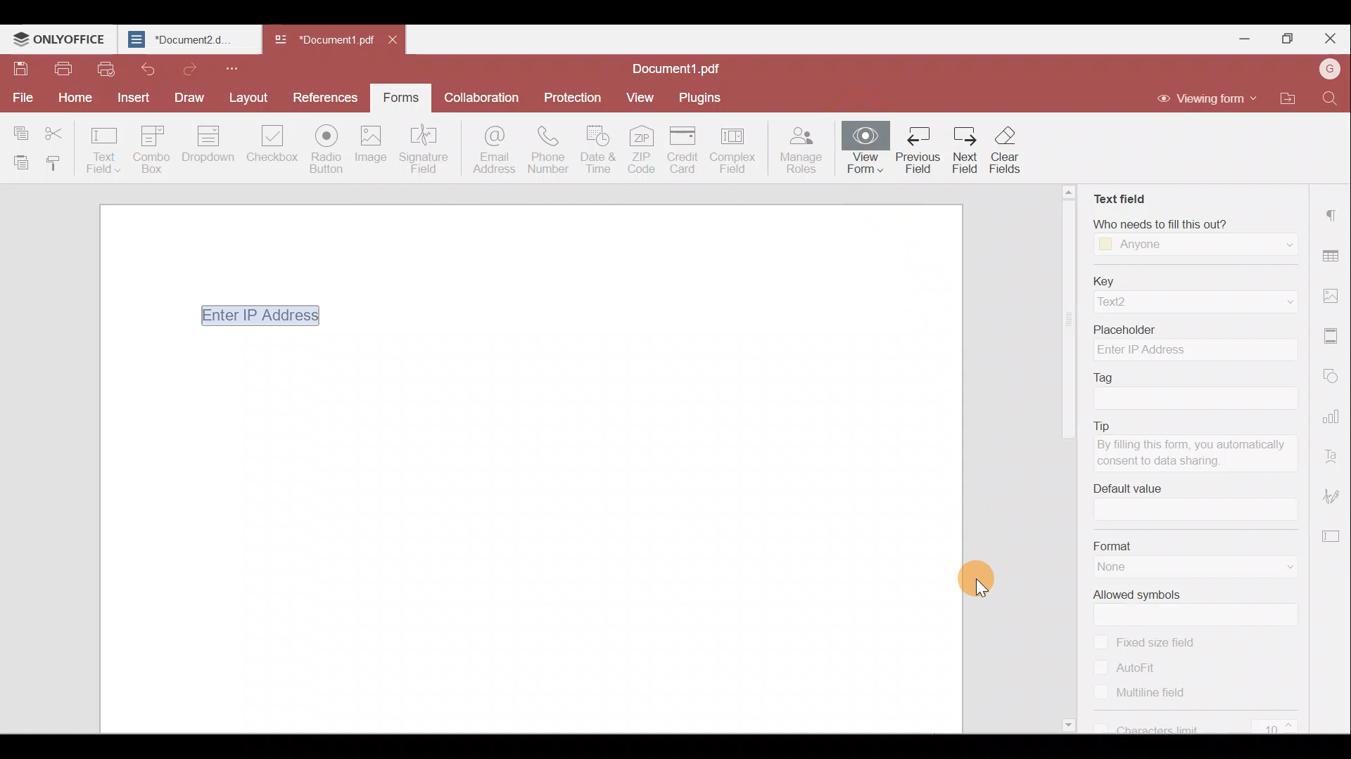  I want to click on Find, so click(1329, 100).